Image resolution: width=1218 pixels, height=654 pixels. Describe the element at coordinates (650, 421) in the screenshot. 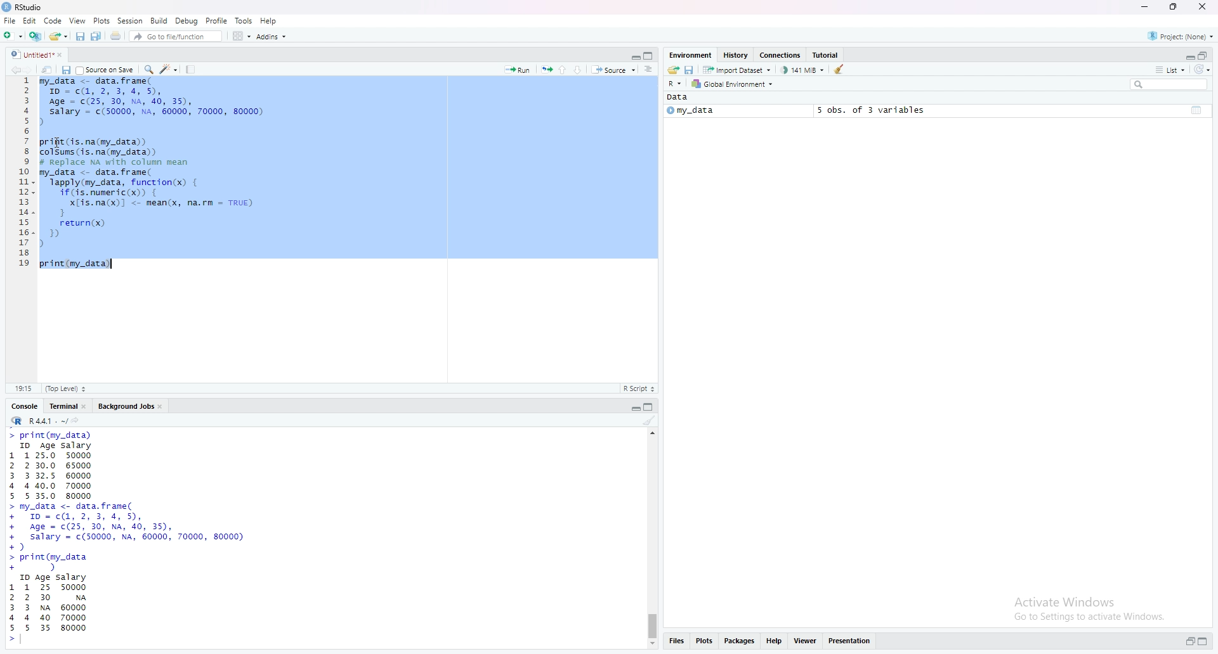

I see `clear console` at that location.